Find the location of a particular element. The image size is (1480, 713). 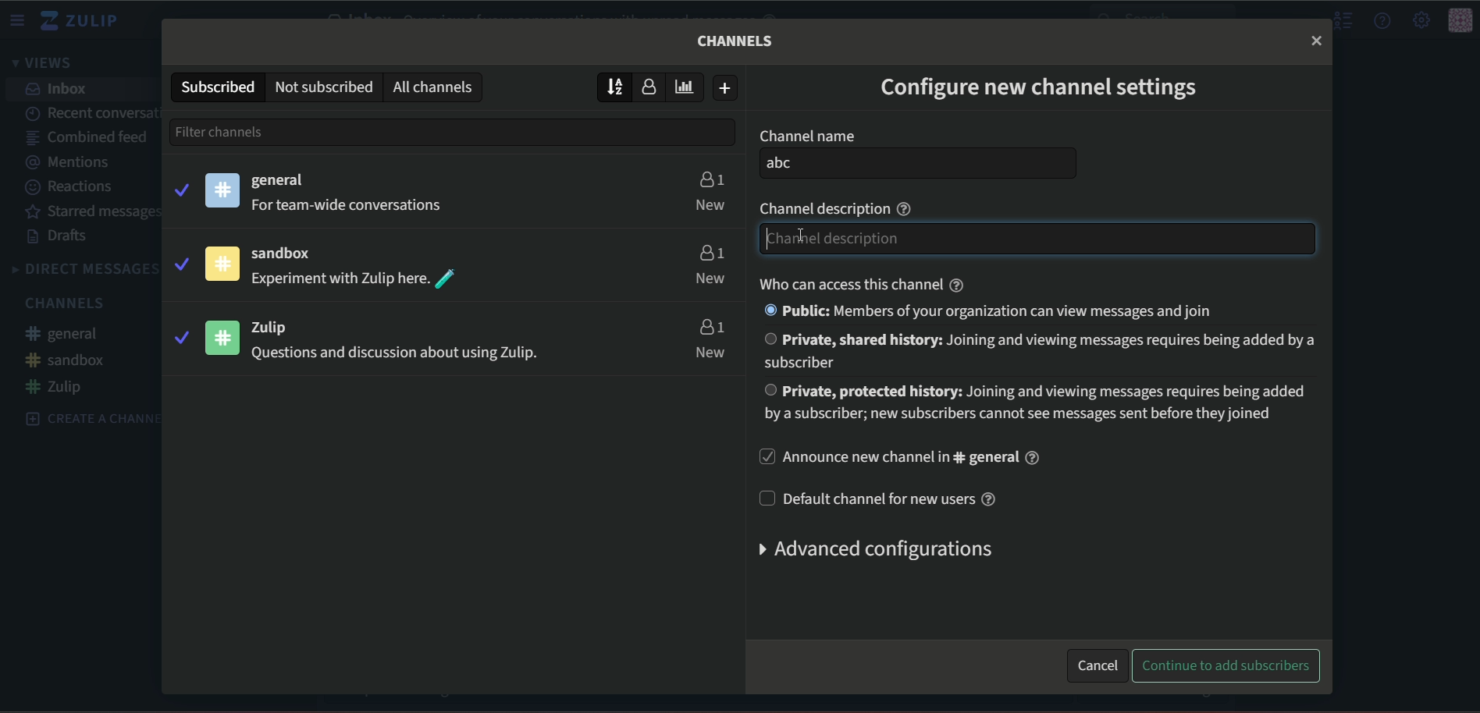

tick is located at coordinates (180, 188).